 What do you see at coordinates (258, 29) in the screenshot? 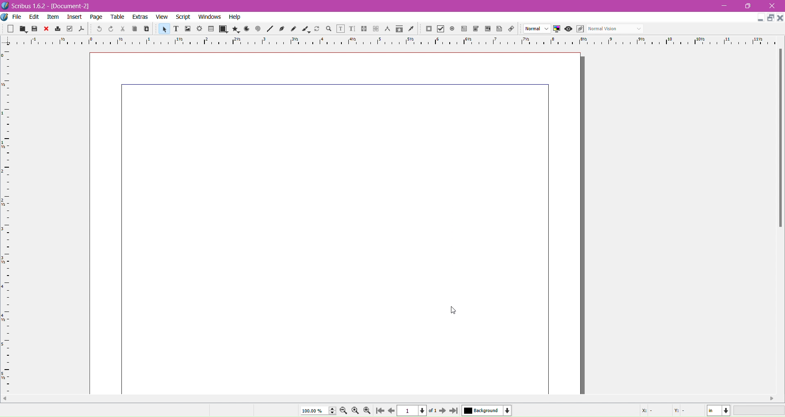
I see `icon` at bounding box center [258, 29].